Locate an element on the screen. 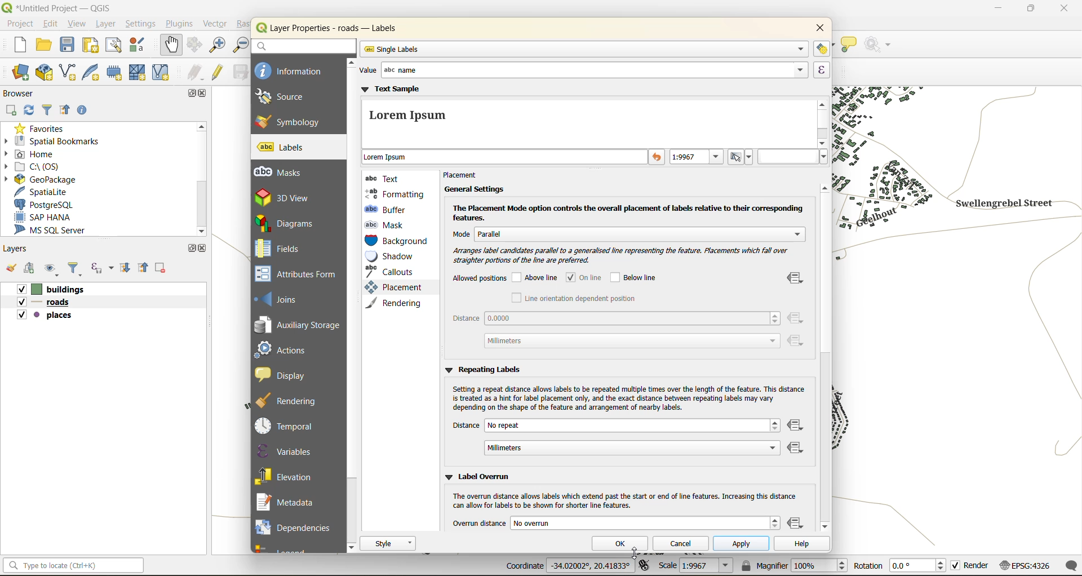 The image size is (1082, 576). favorites is located at coordinates (42, 130).